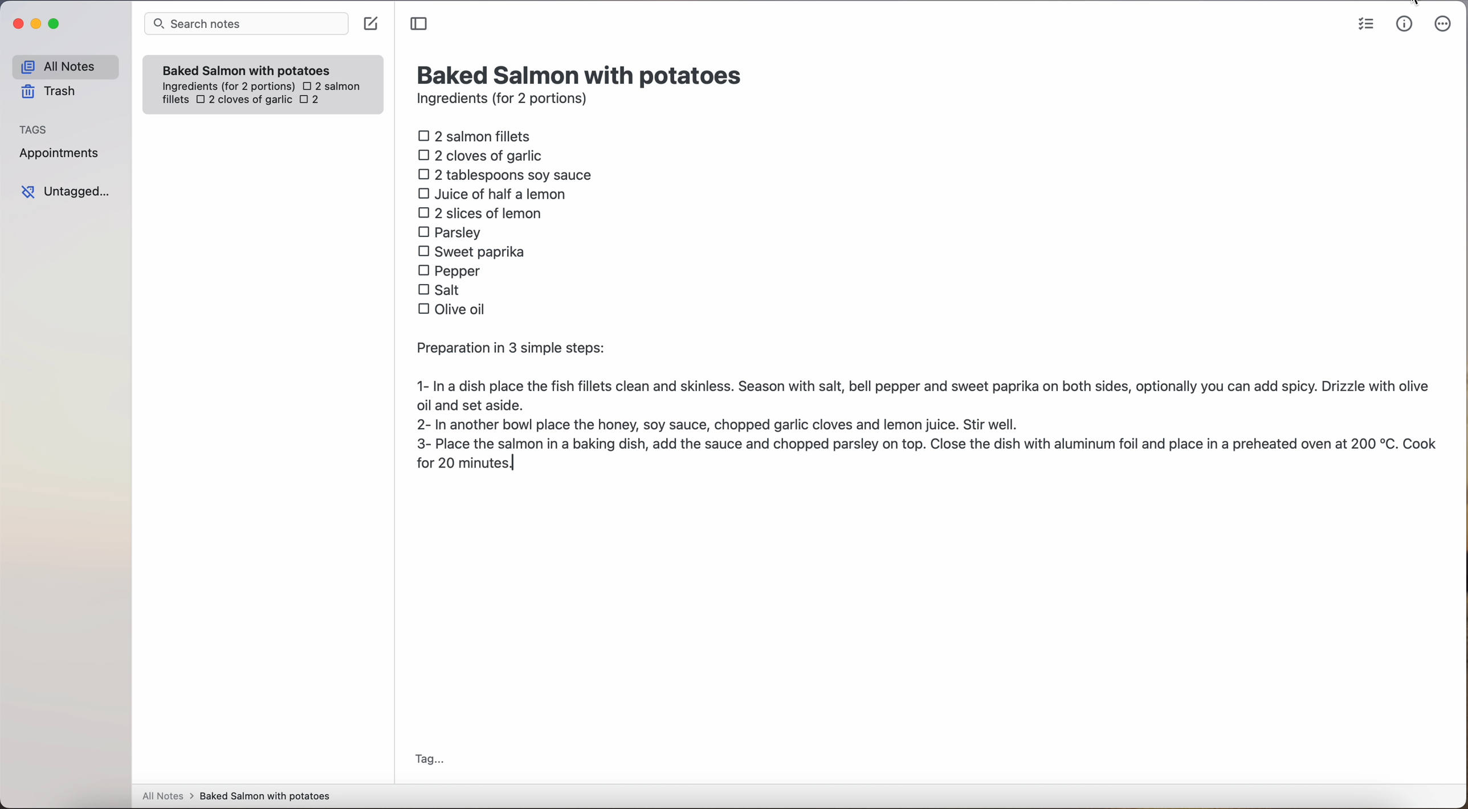 Image resolution: width=1468 pixels, height=809 pixels. Describe the element at coordinates (65, 66) in the screenshot. I see `all notes` at that location.